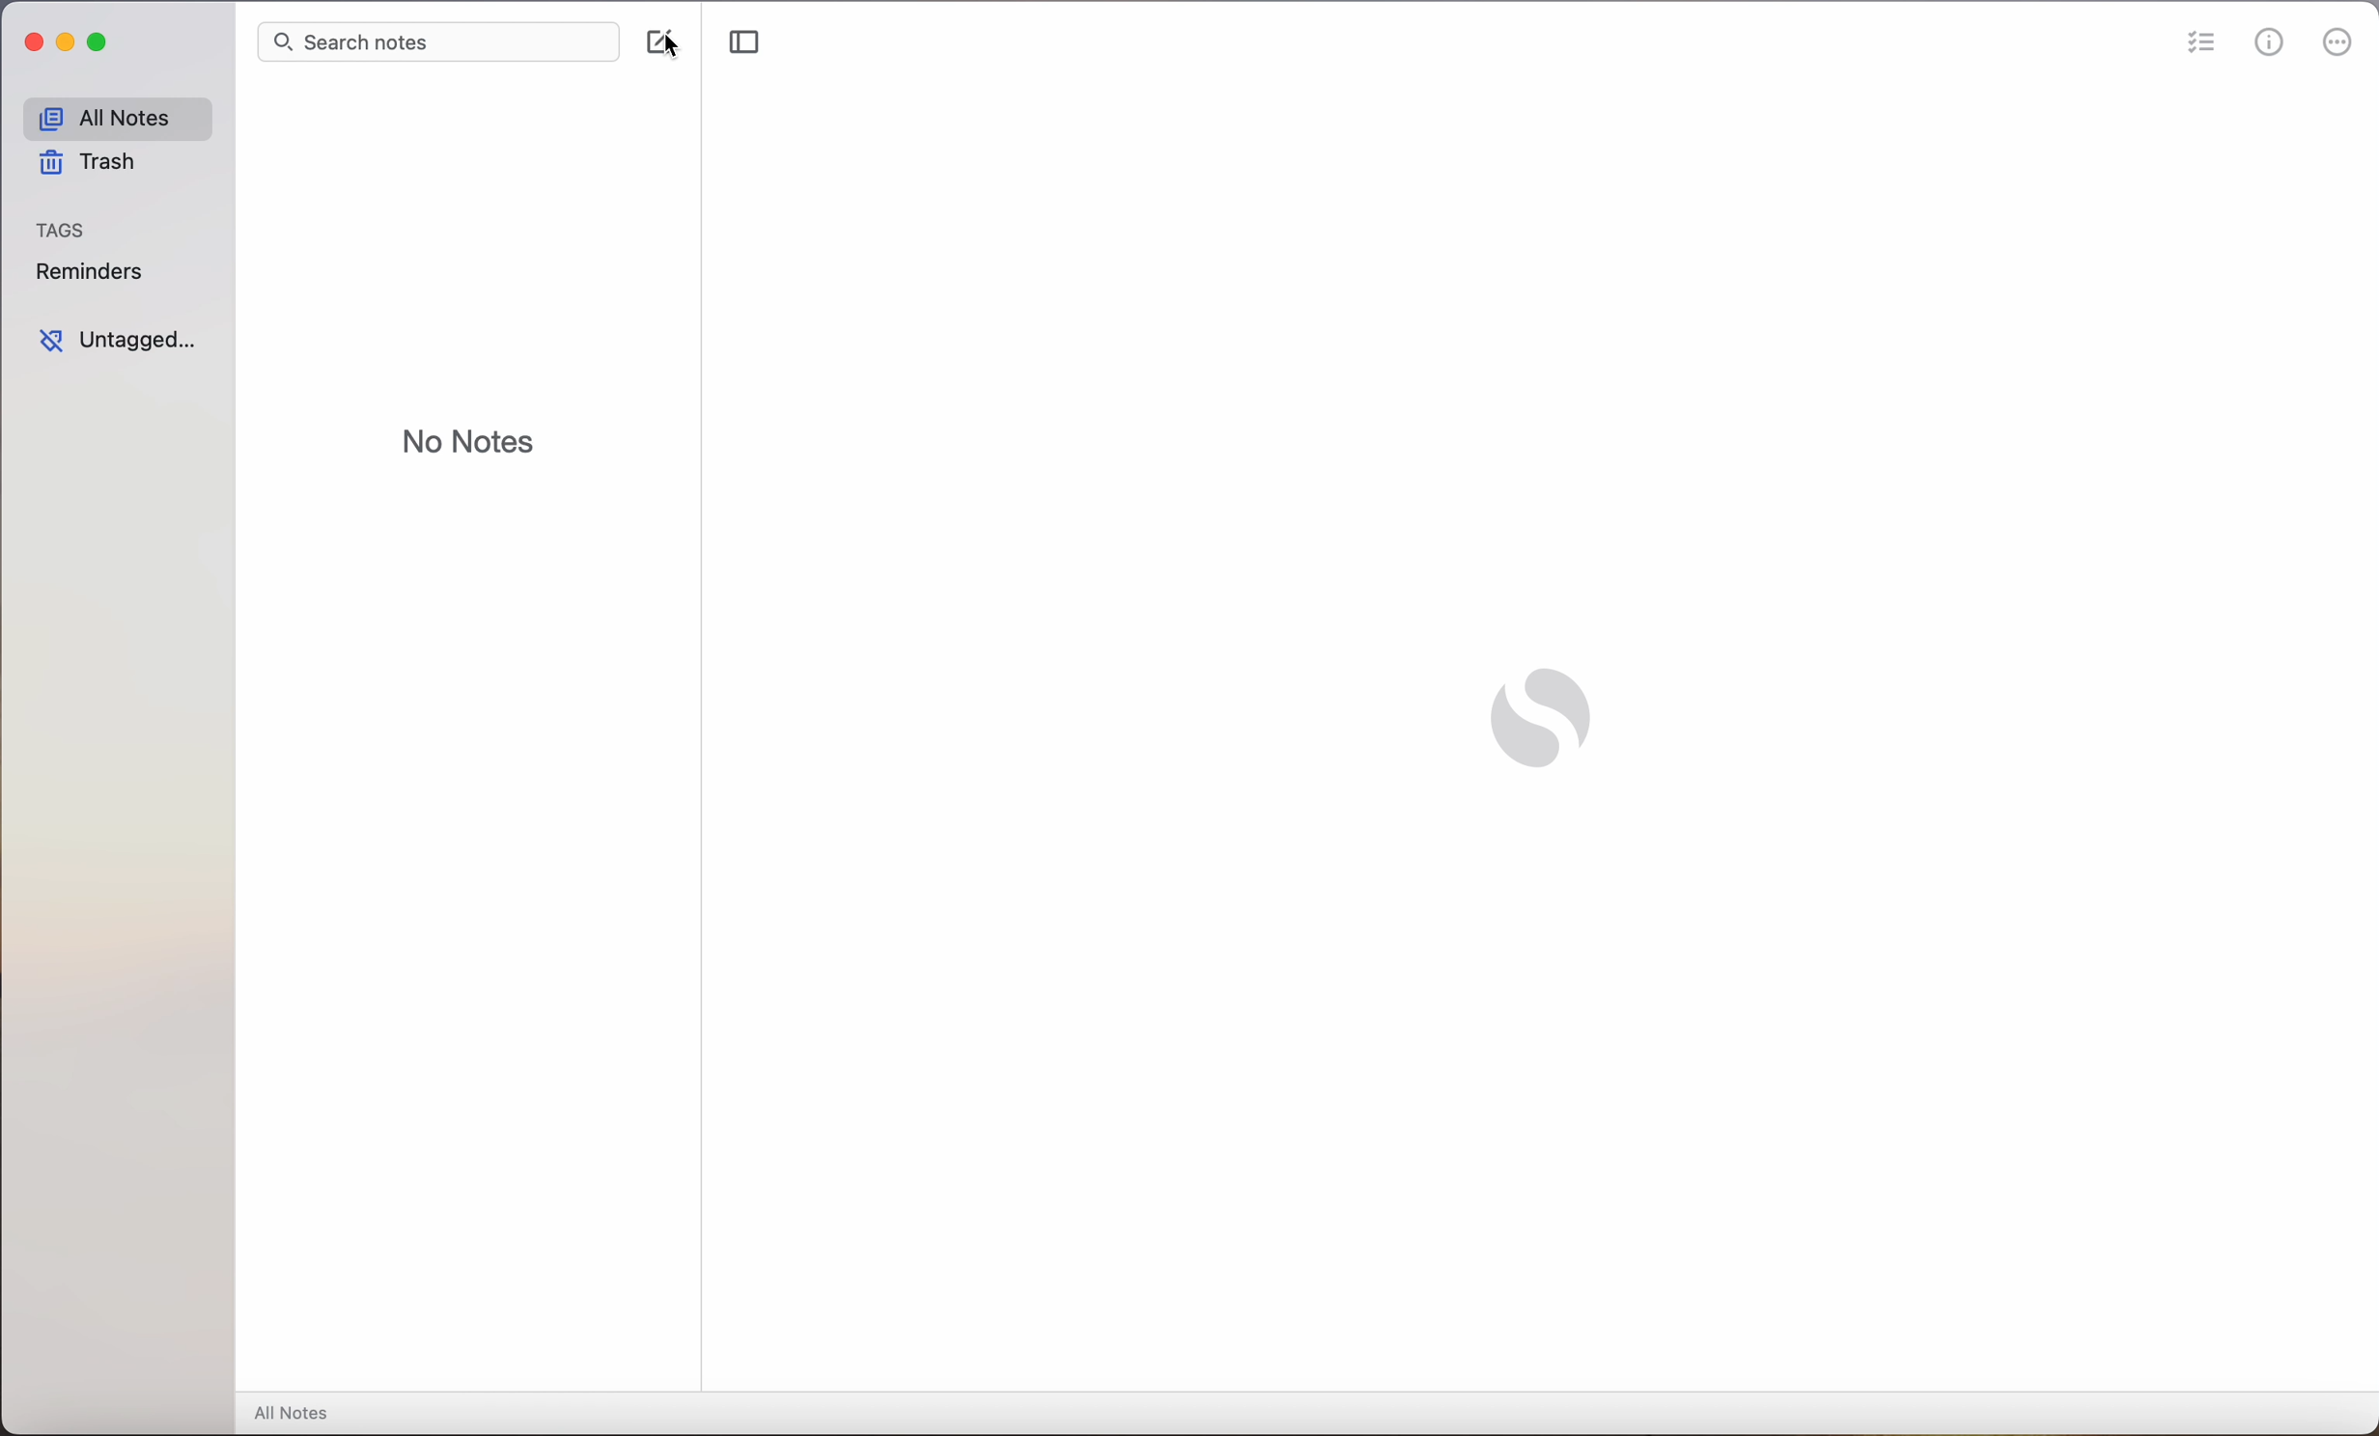 Image resolution: width=2379 pixels, height=1436 pixels. Describe the element at coordinates (70, 39) in the screenshot. I see `minimize Simplenote` at that location.